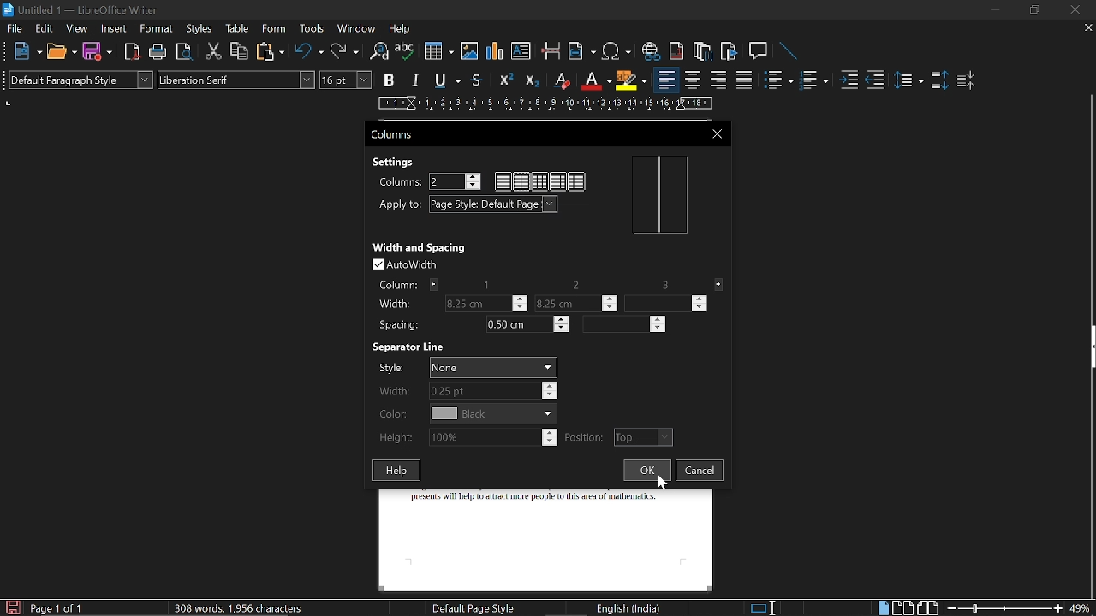 The height and width of the screenshot is (616, 1096). What do you see at coordinates (929, 607) in the screenshot?
I see `Book view` at bounding box center [929, 607].